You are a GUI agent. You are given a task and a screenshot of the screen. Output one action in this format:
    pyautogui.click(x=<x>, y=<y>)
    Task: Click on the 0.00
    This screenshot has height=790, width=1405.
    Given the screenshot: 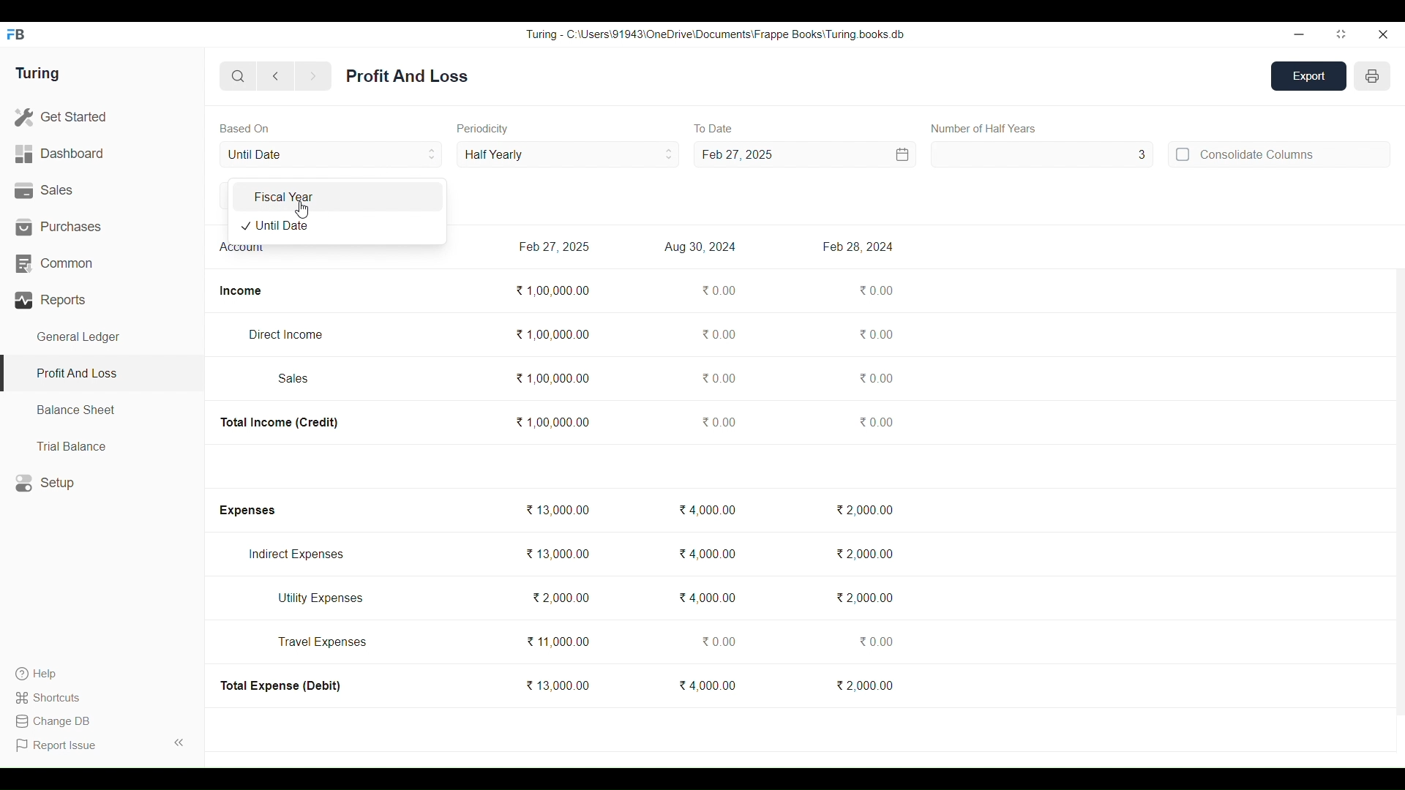 What is the action you would take?
    pyautogui.click(x=719, y=421)
    